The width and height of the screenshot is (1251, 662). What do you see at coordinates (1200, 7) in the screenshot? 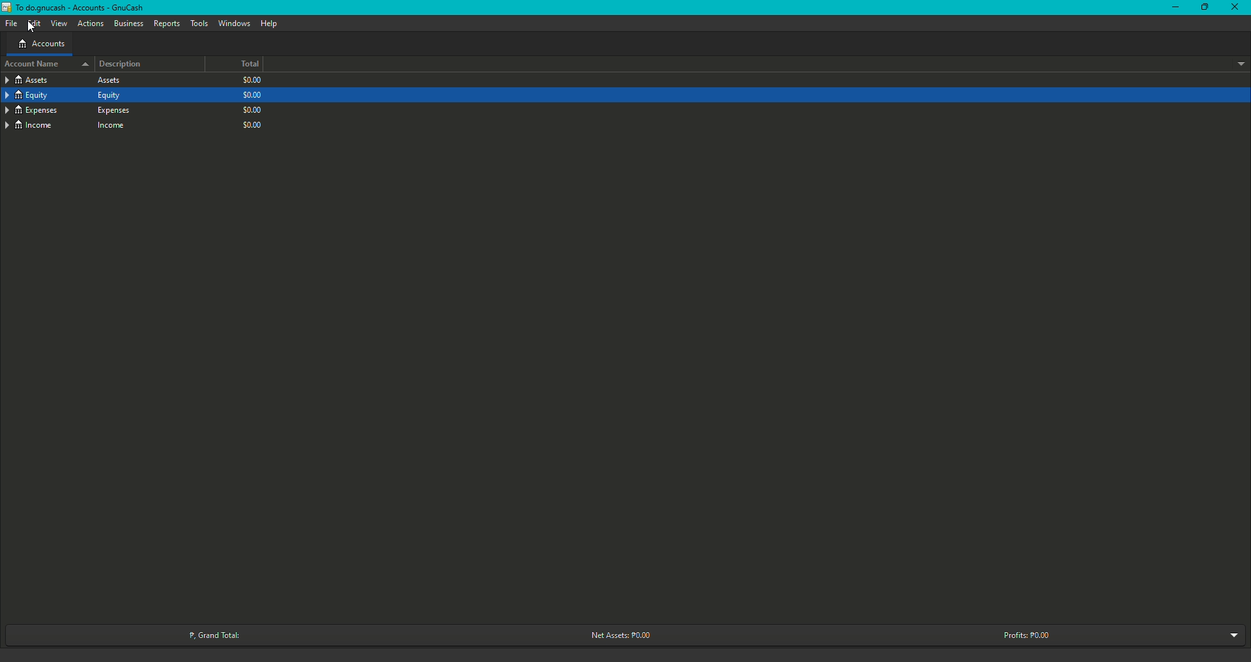
I see `Restore` at bounding box center [1200, 7].